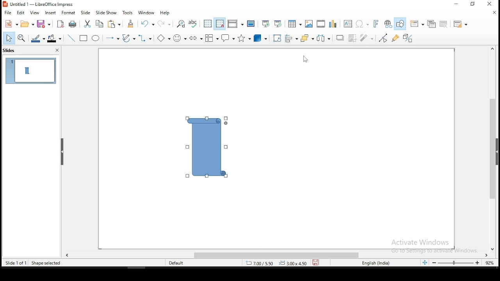 This screenshot has width=500, height=281. What do you see at coordinates (115, 24) in the screenshot?
I see `paste` at bounding box center [115, 24].